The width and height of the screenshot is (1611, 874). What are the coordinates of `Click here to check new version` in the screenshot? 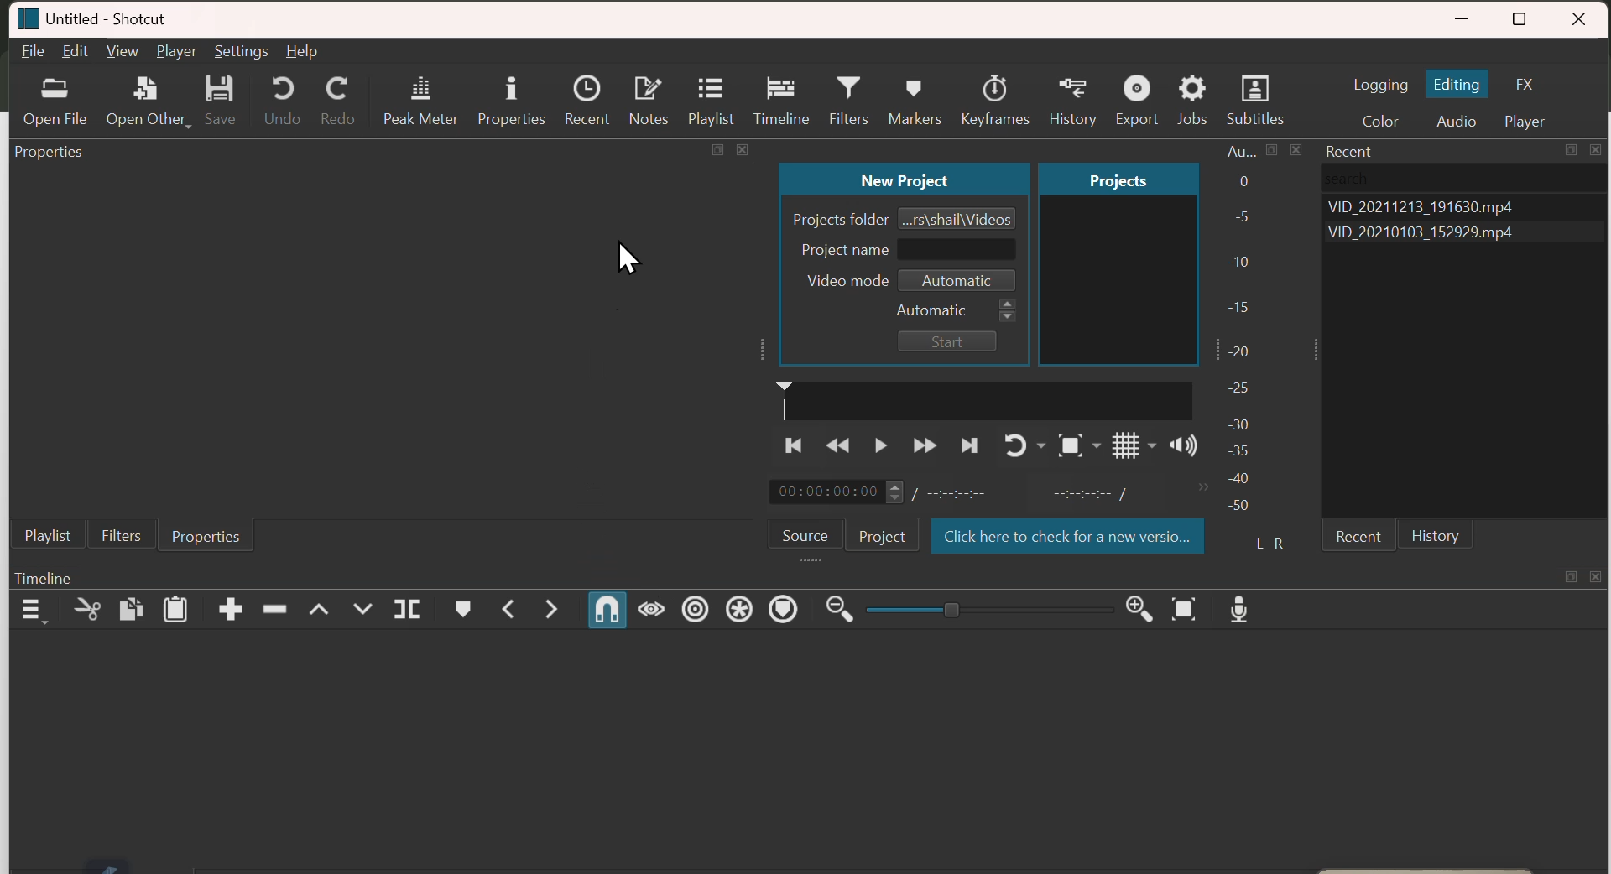 It's located at (1069, 535).